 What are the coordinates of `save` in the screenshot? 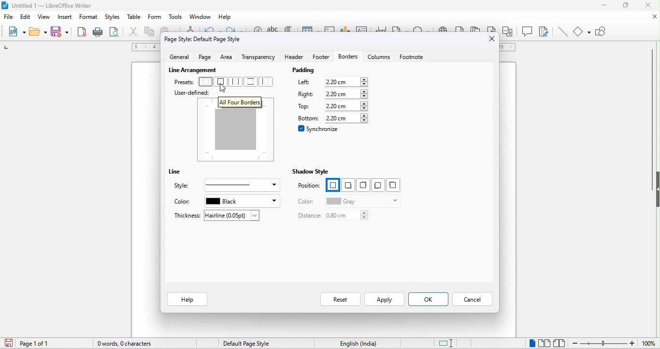 It's located at (60, 31).